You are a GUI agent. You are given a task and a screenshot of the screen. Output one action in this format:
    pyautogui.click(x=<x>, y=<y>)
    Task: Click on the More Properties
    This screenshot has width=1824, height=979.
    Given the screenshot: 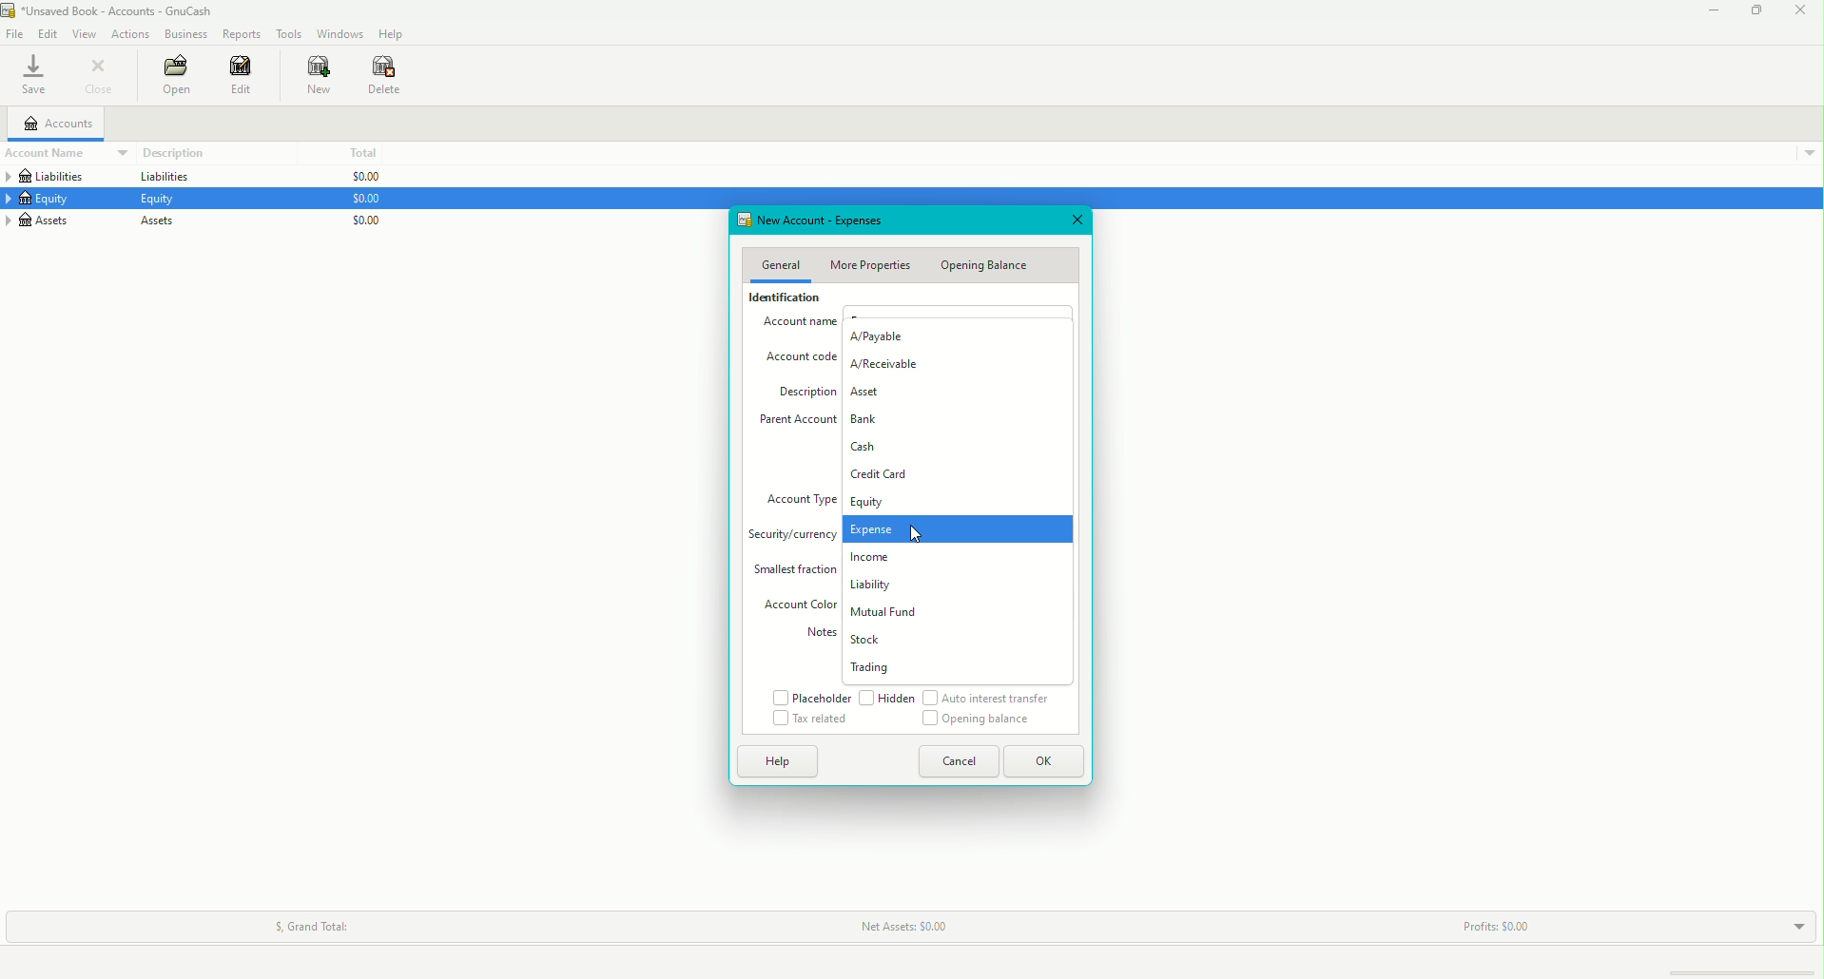 What is the action you would take?
    pyautogui.click(x=870, y=264)
    